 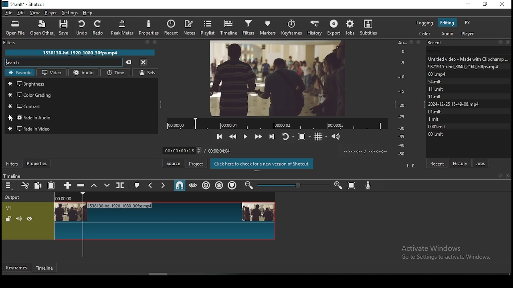 I want to click on videos, so click(x=51, y=73).